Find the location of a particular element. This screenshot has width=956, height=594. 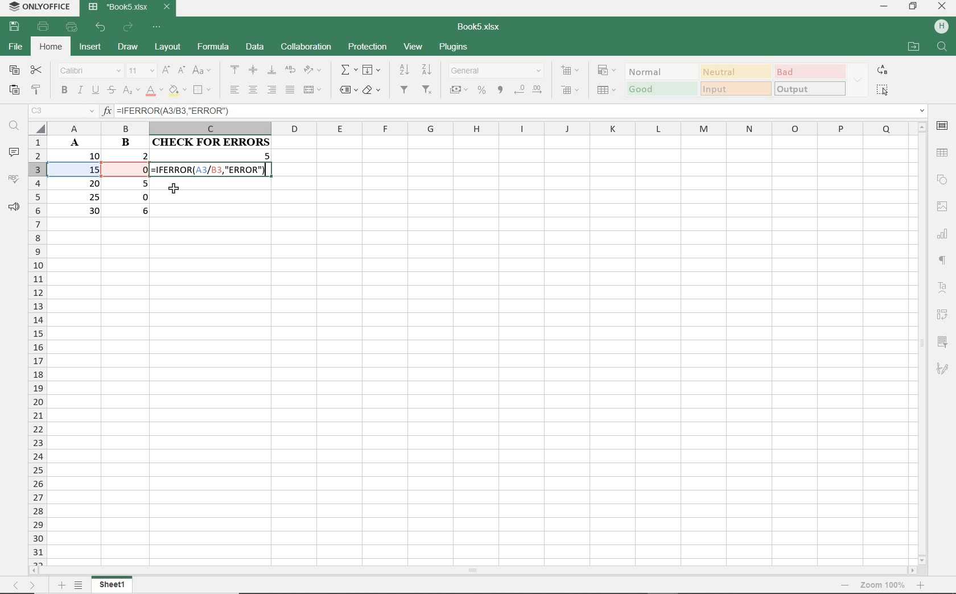

 is located at coordinates (945, 232).